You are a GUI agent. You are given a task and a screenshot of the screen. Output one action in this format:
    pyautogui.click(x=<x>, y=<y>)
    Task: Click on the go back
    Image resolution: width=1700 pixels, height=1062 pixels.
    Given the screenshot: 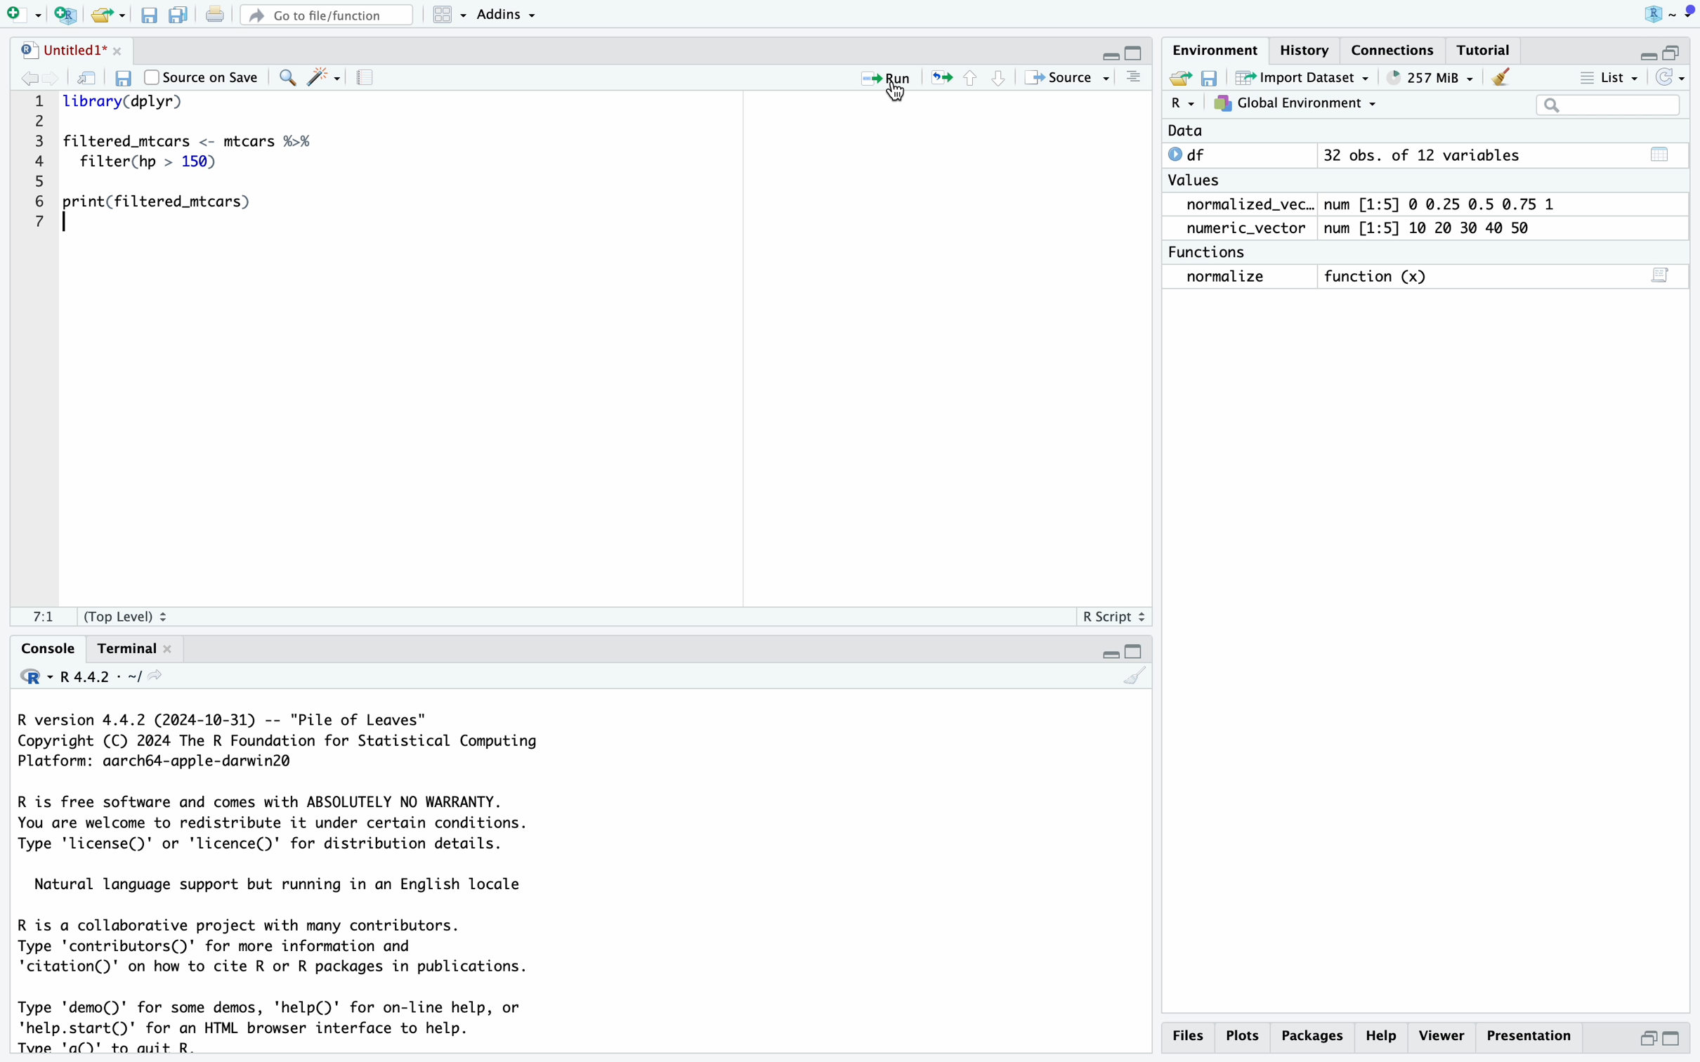 What is the action you would take?
    pyautogui.click(x=22, y=79)
    